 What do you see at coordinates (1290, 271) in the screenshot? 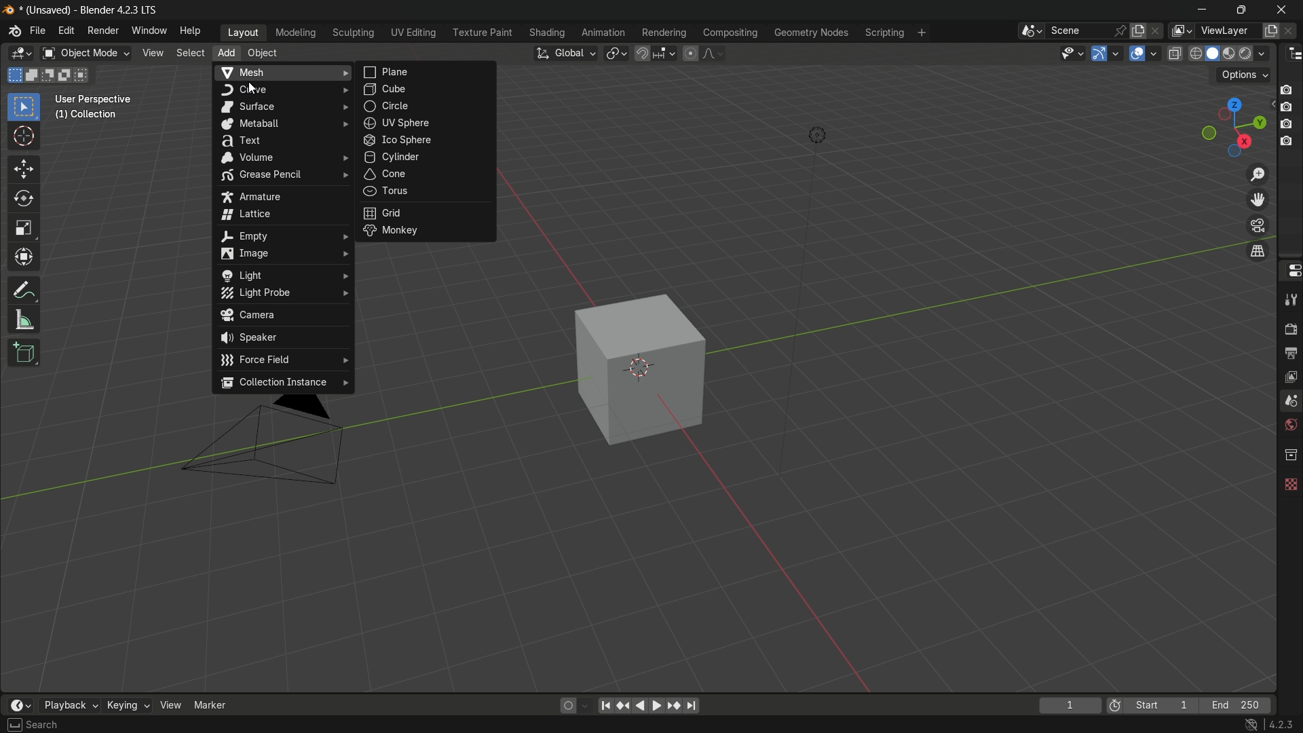
I see `properties` at bounding box center [1290, 271].